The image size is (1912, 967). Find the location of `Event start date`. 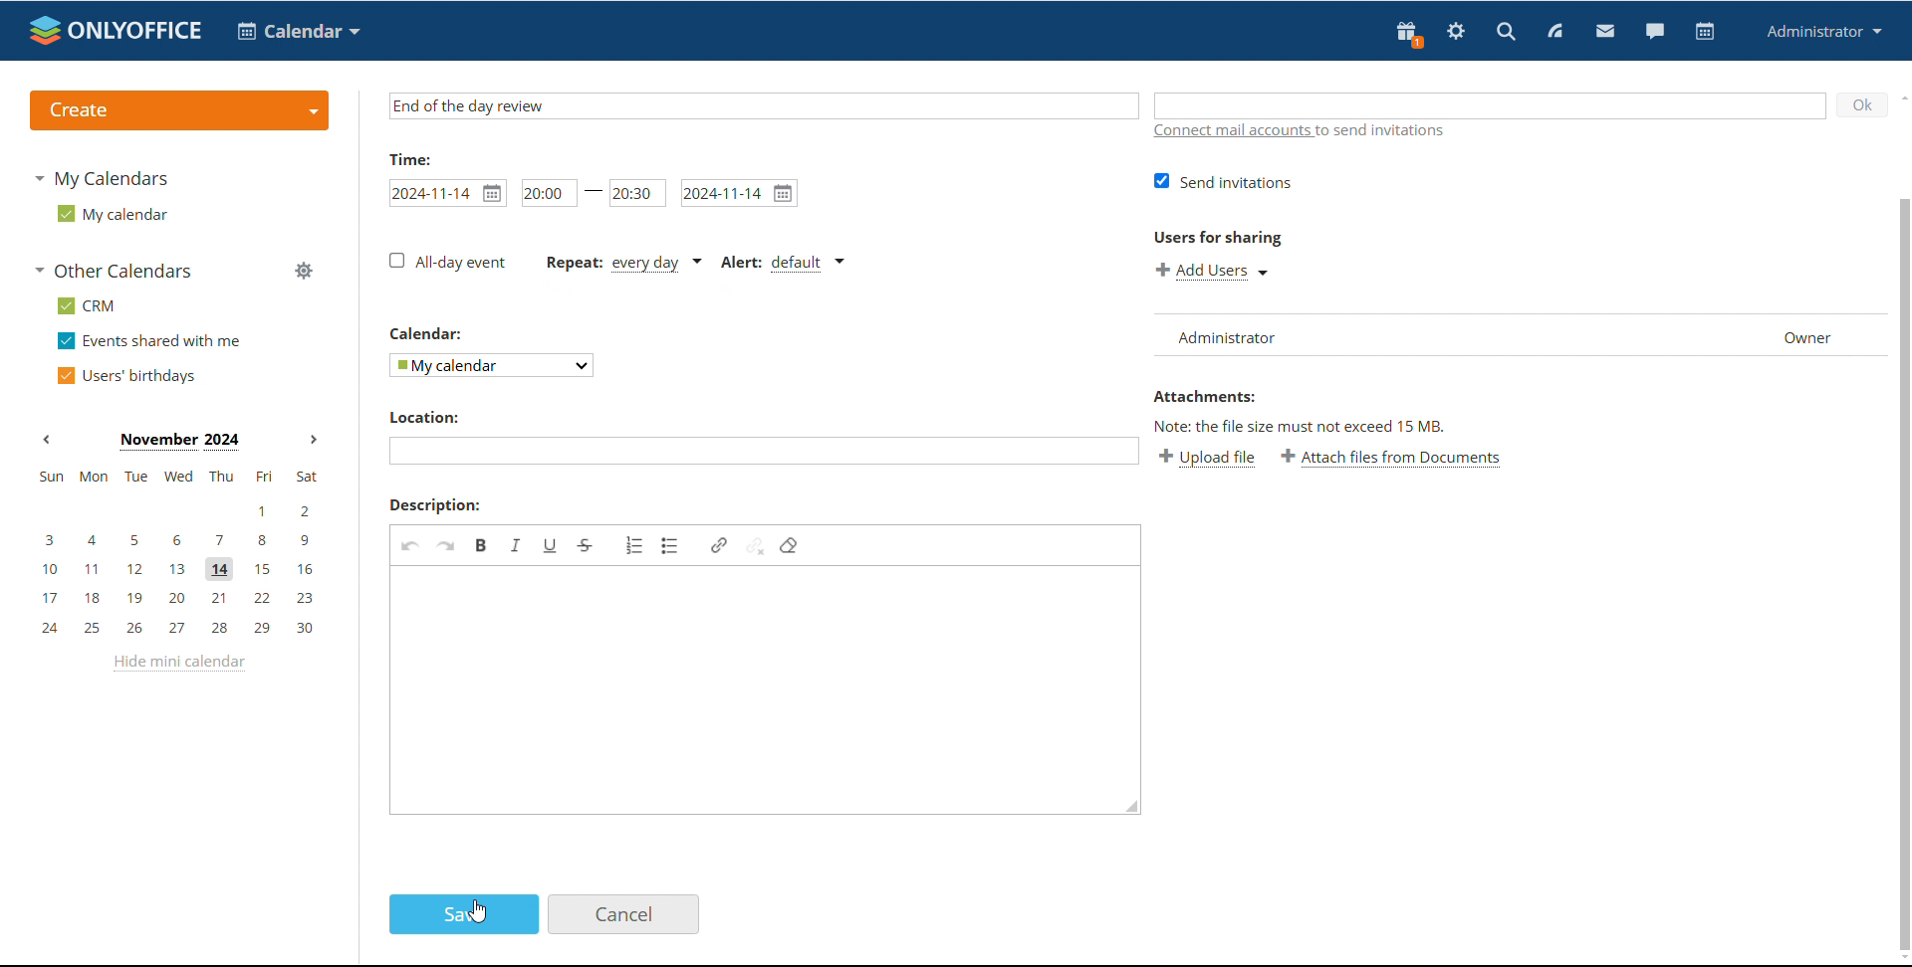

Event start date is located at coordinates (448, 194).